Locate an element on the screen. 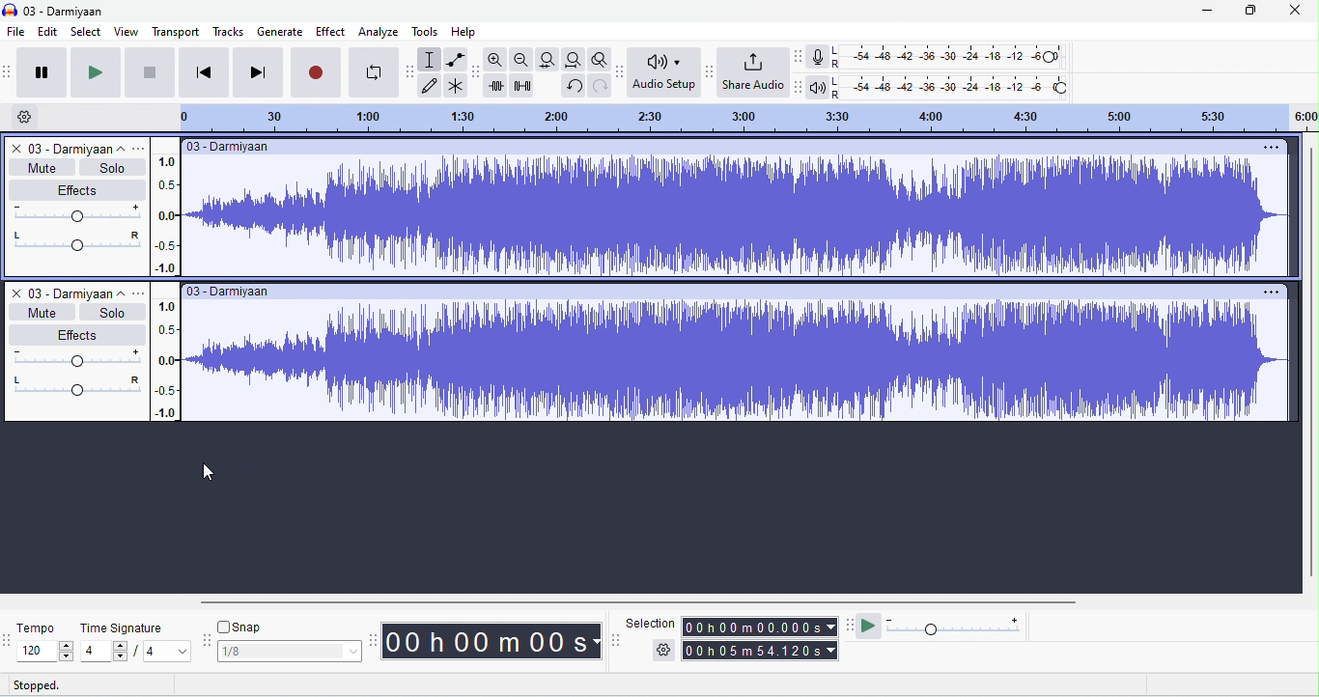 The image size is (1319, 697). play at speed tool bar is located at coordinates (851, 623).